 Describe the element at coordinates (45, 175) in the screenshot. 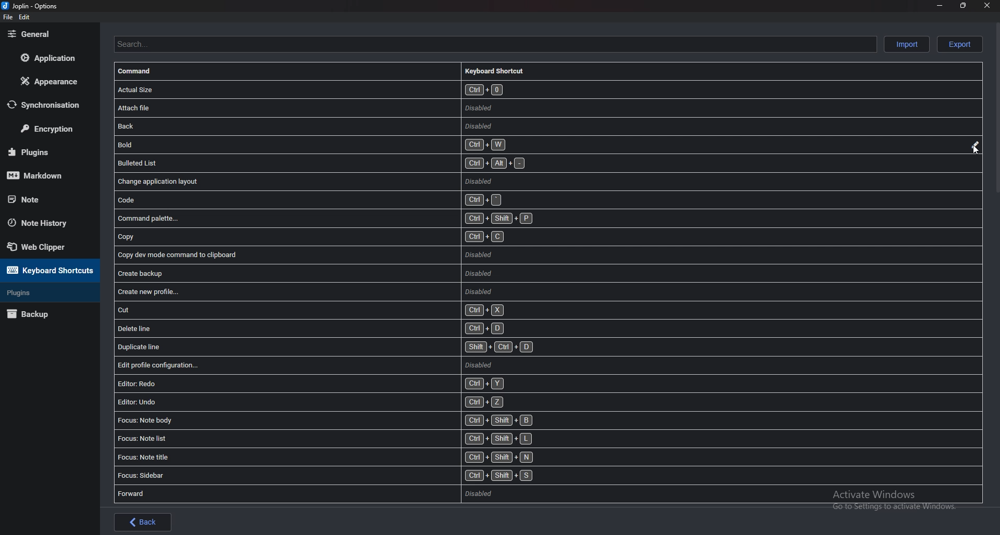

I see `Mark down` at that location.